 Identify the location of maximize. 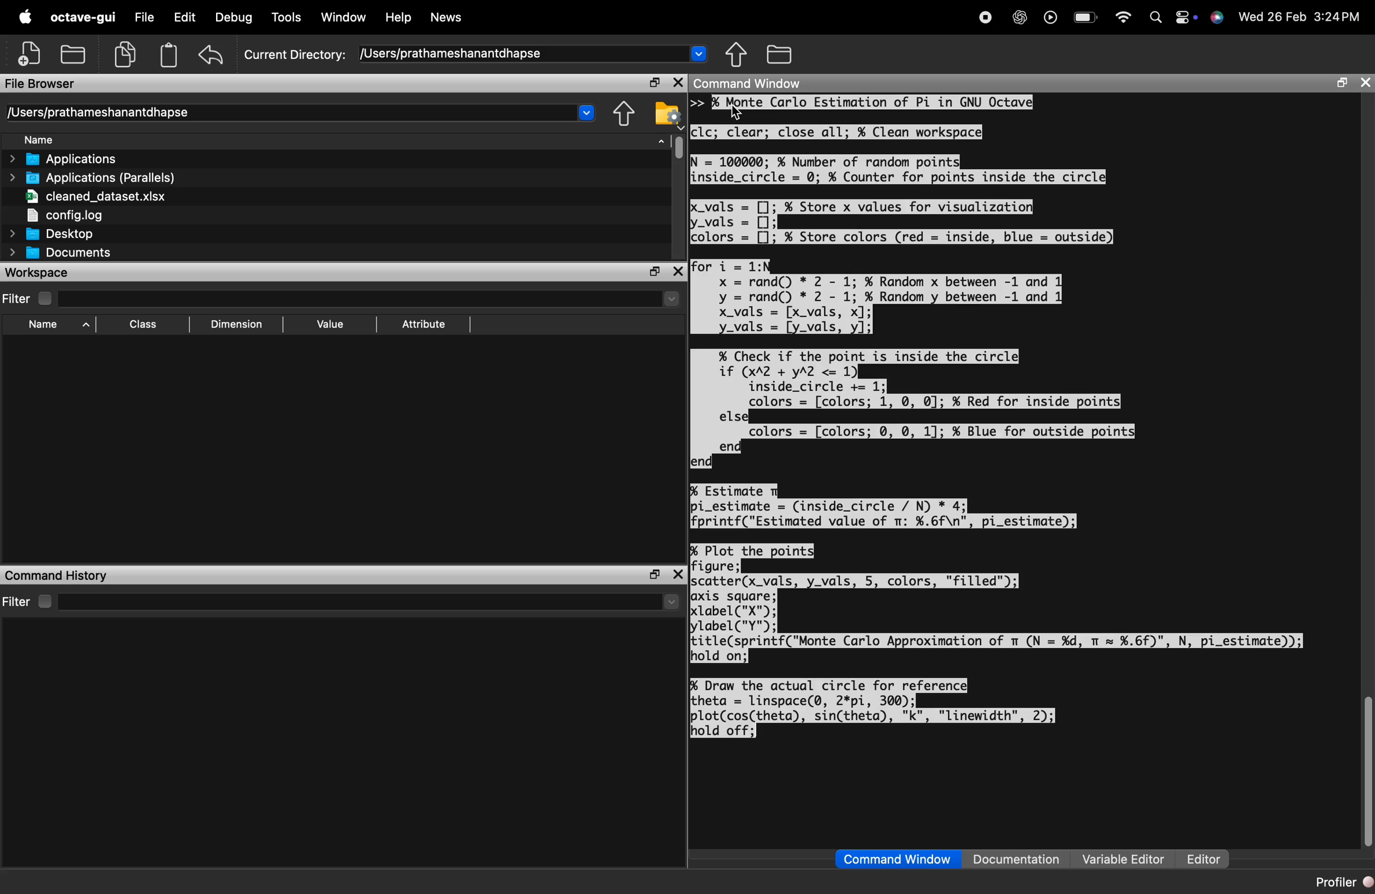
(1339, 84).